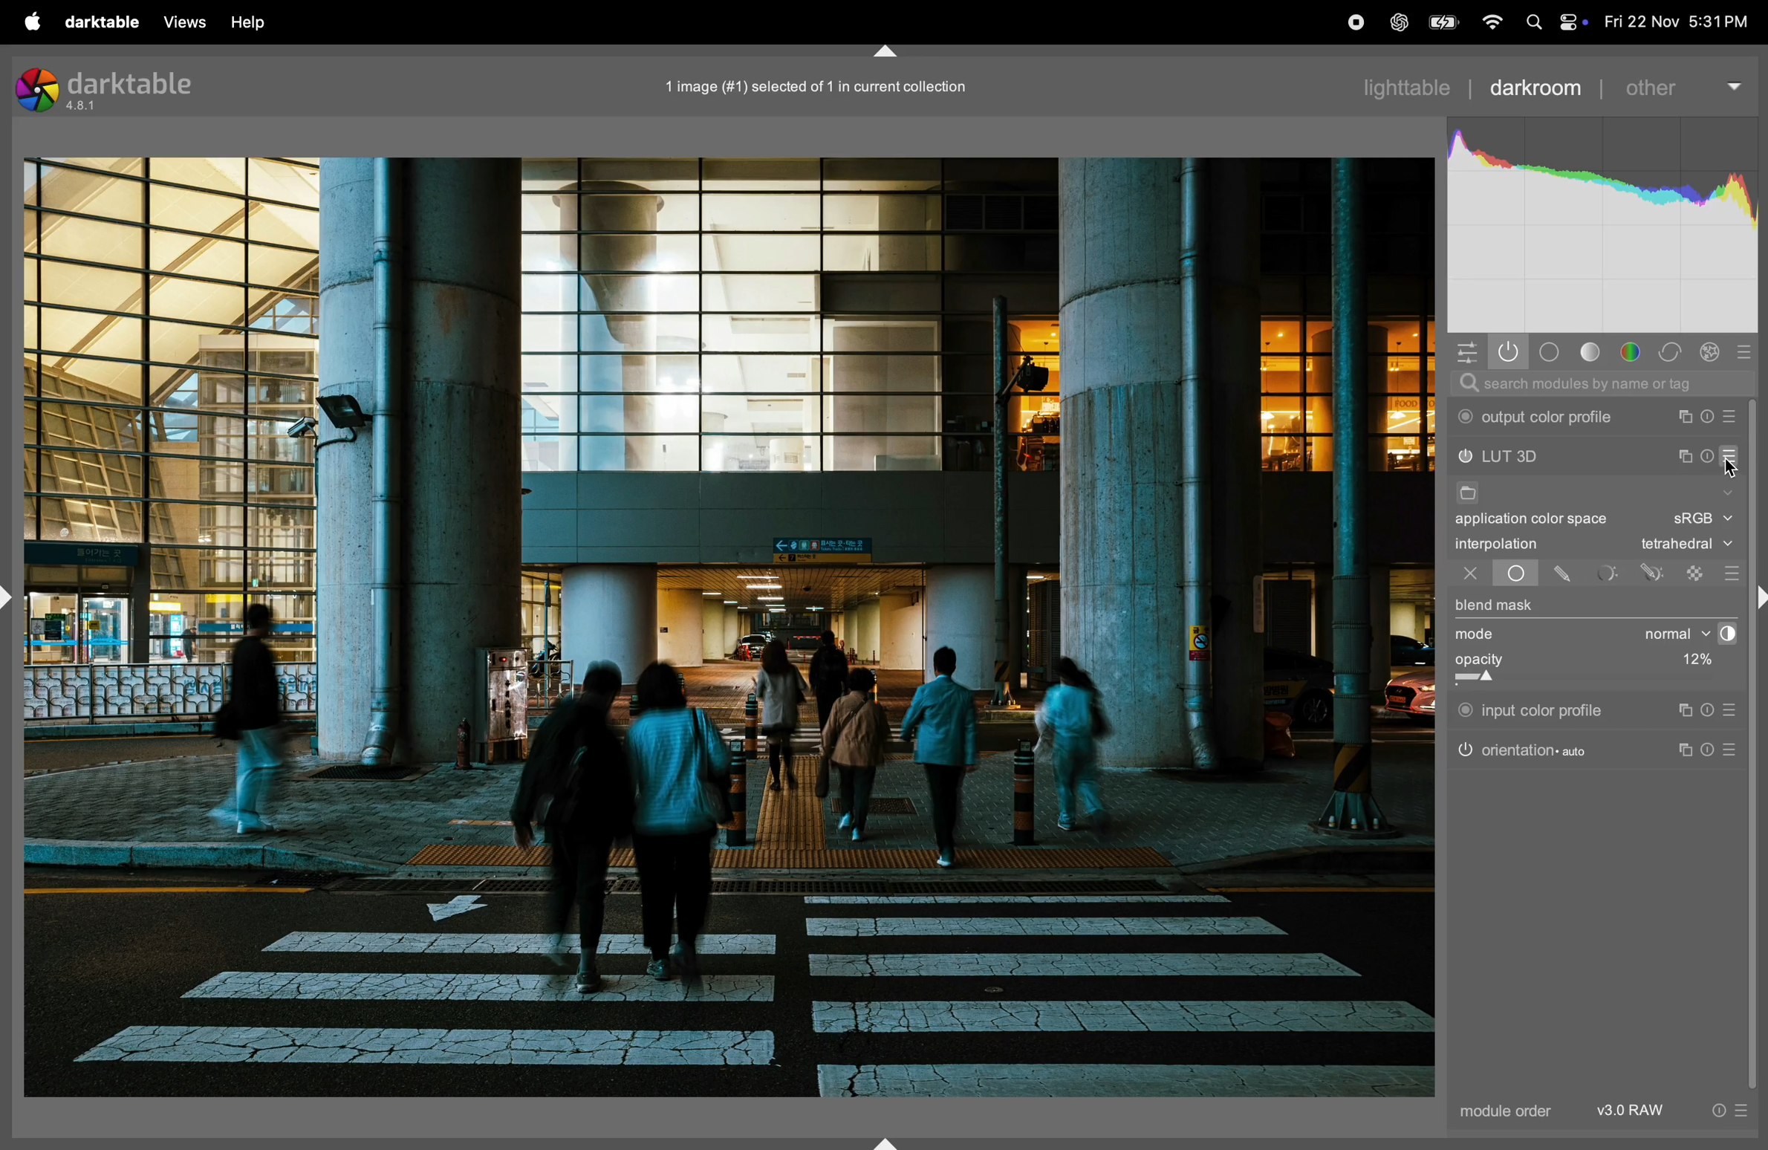 This screenshot has height=1150, width=1768. I want to click on color, so click(1635, 353).